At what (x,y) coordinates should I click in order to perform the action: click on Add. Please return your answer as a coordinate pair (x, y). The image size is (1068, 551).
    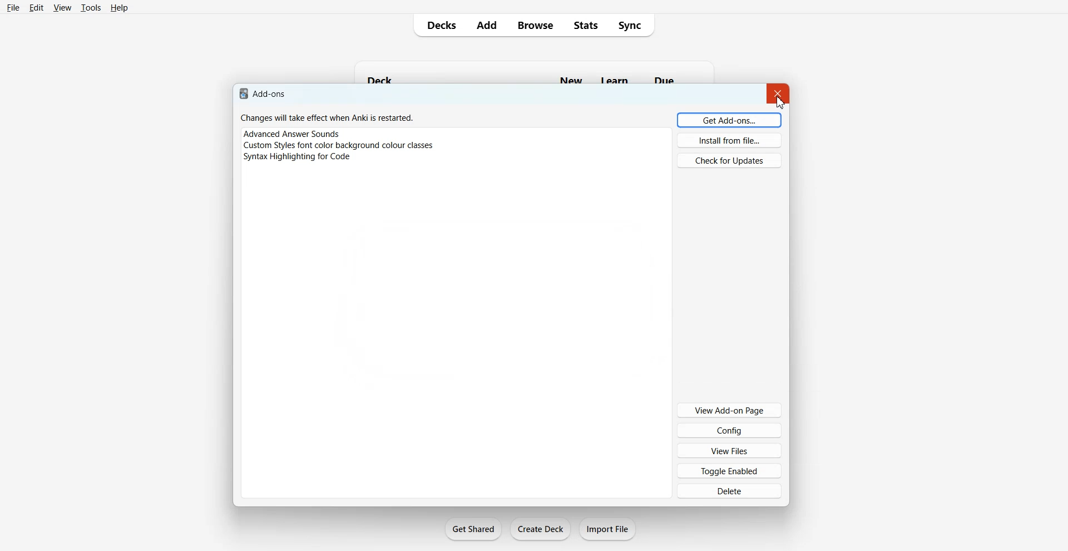
    Looking at the image, I should click on (487, 25).